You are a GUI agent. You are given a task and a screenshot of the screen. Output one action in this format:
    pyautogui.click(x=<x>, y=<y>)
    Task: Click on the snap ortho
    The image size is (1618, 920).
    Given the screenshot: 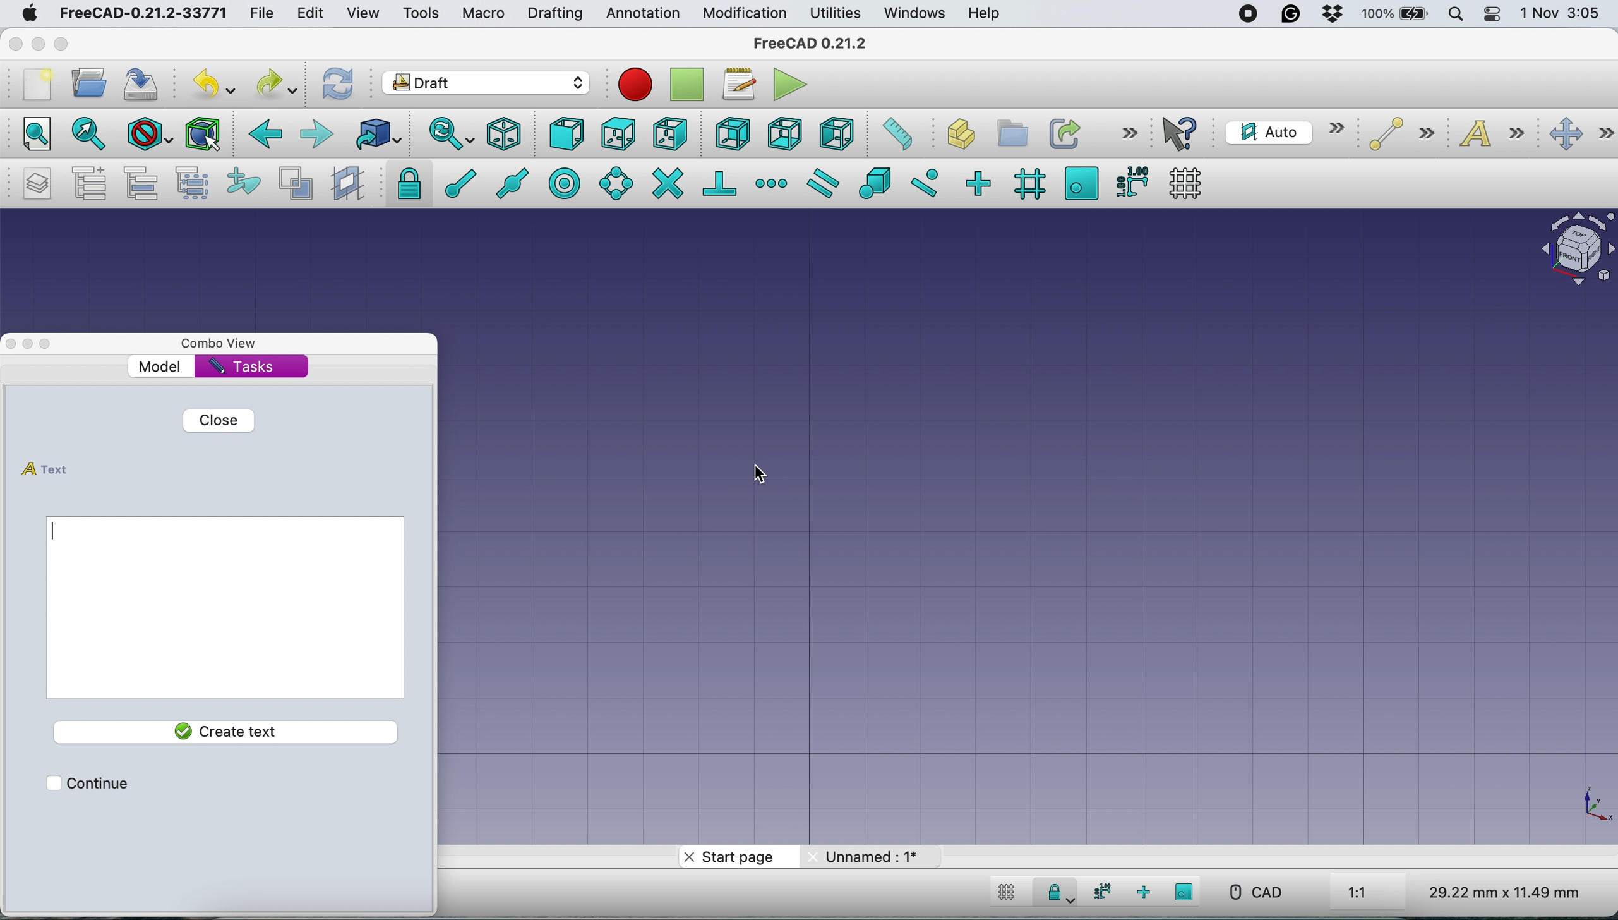 What is the action you would take?
    pyautogui.click(x=1147, y=891)
    